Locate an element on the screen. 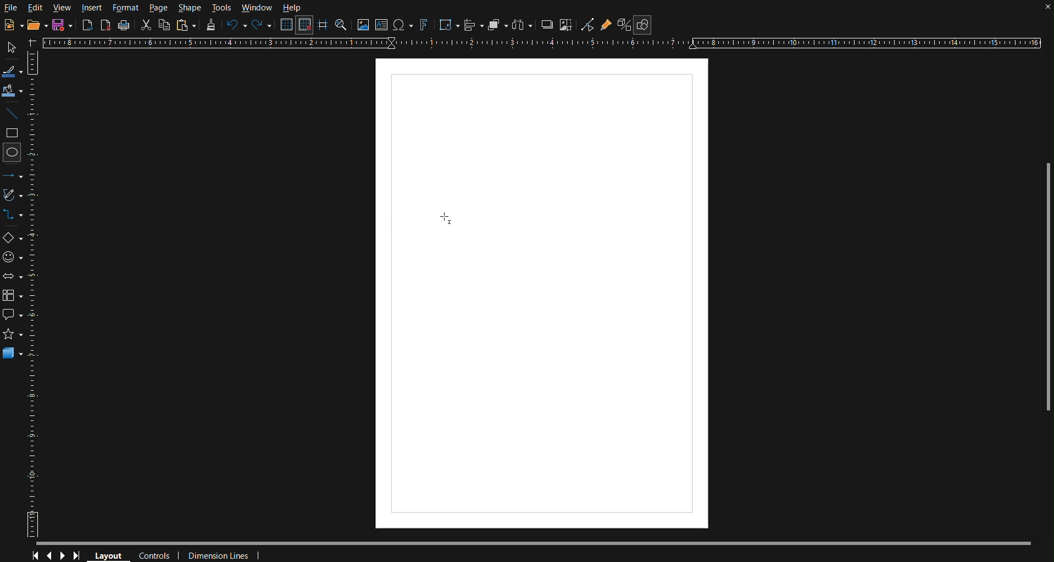  Help is located at coordinates (291, 8).